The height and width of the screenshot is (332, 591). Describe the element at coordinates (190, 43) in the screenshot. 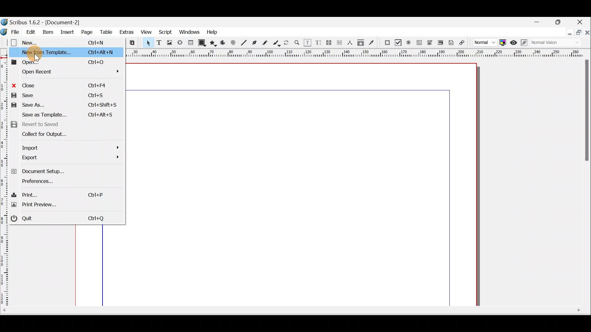

I see `Table` at that location.